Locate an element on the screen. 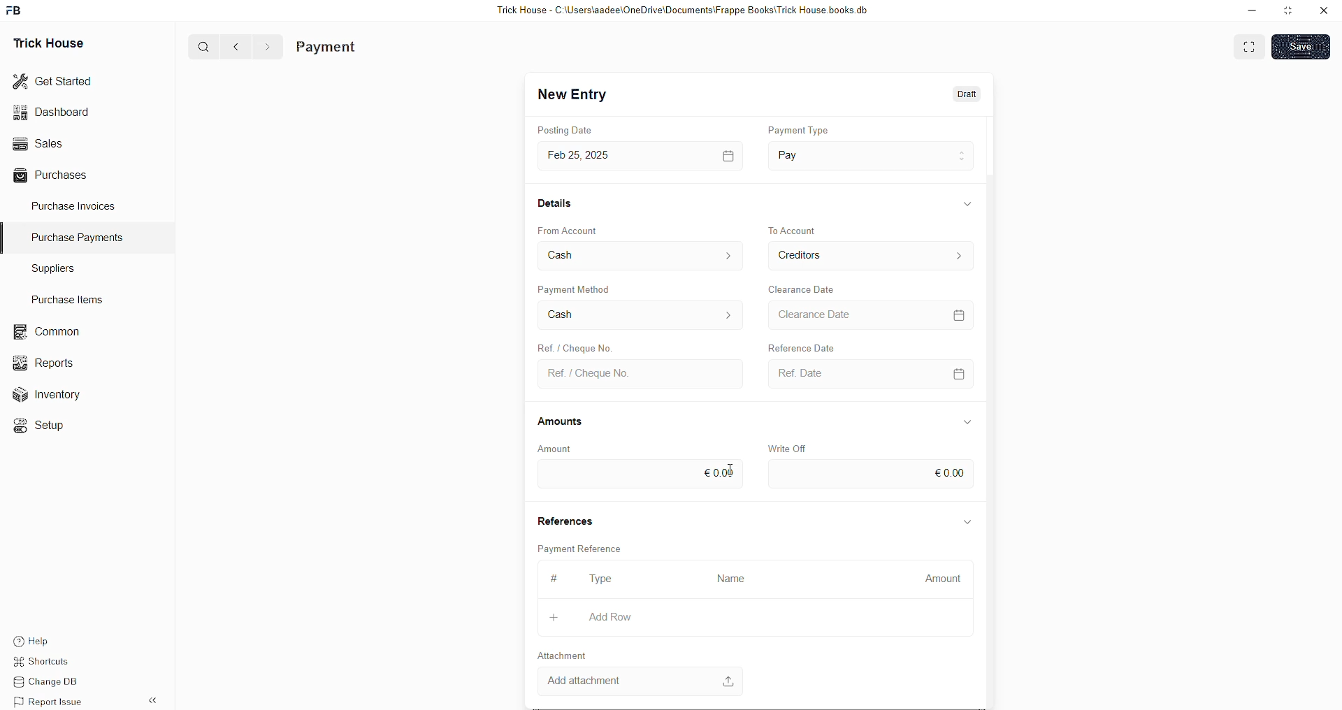  < is located at coordinates (233, 46).